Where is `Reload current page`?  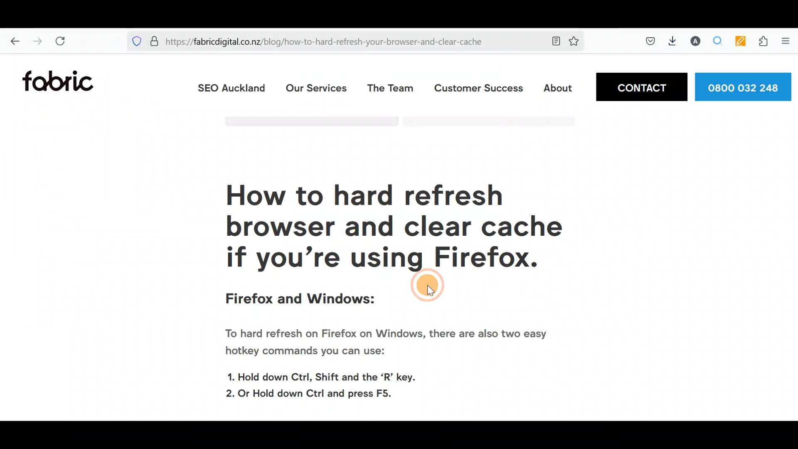
Reload current page is located at coordinates (63, 41).